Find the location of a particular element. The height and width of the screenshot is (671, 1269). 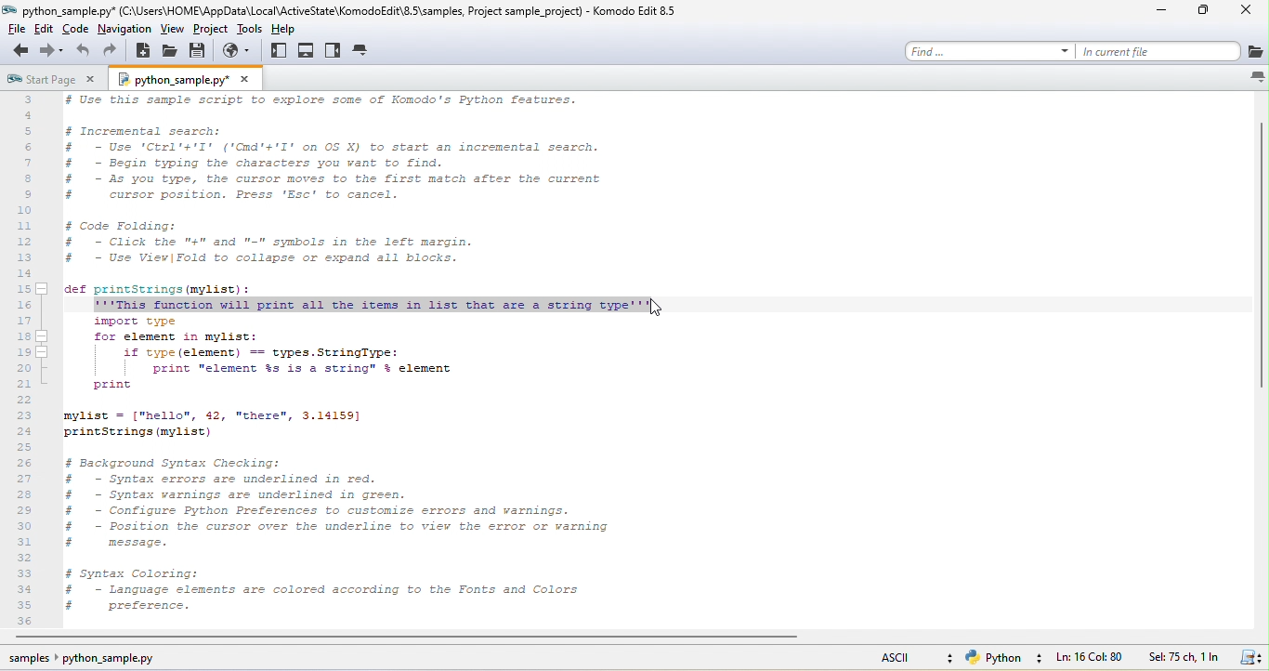

code text is located at coordinates (333, 195).